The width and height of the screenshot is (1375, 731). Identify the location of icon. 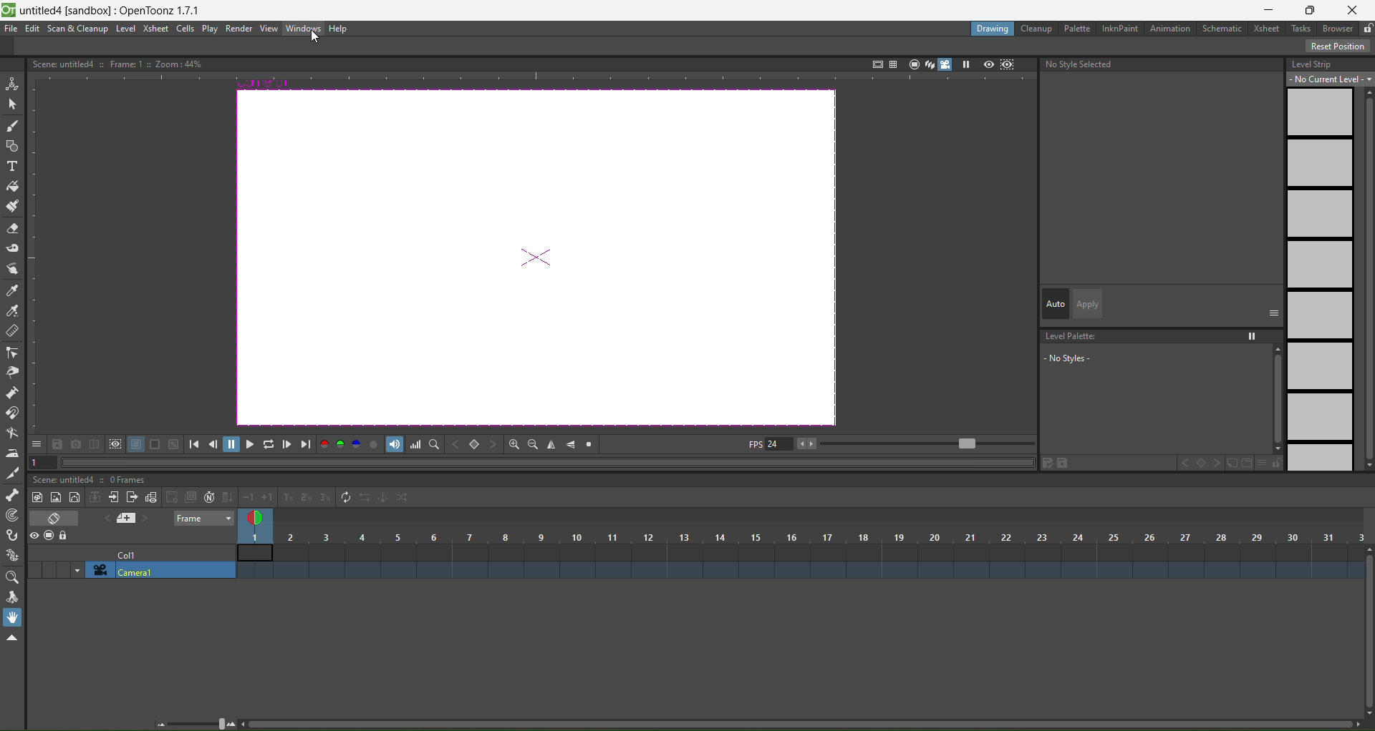
(106, 445).